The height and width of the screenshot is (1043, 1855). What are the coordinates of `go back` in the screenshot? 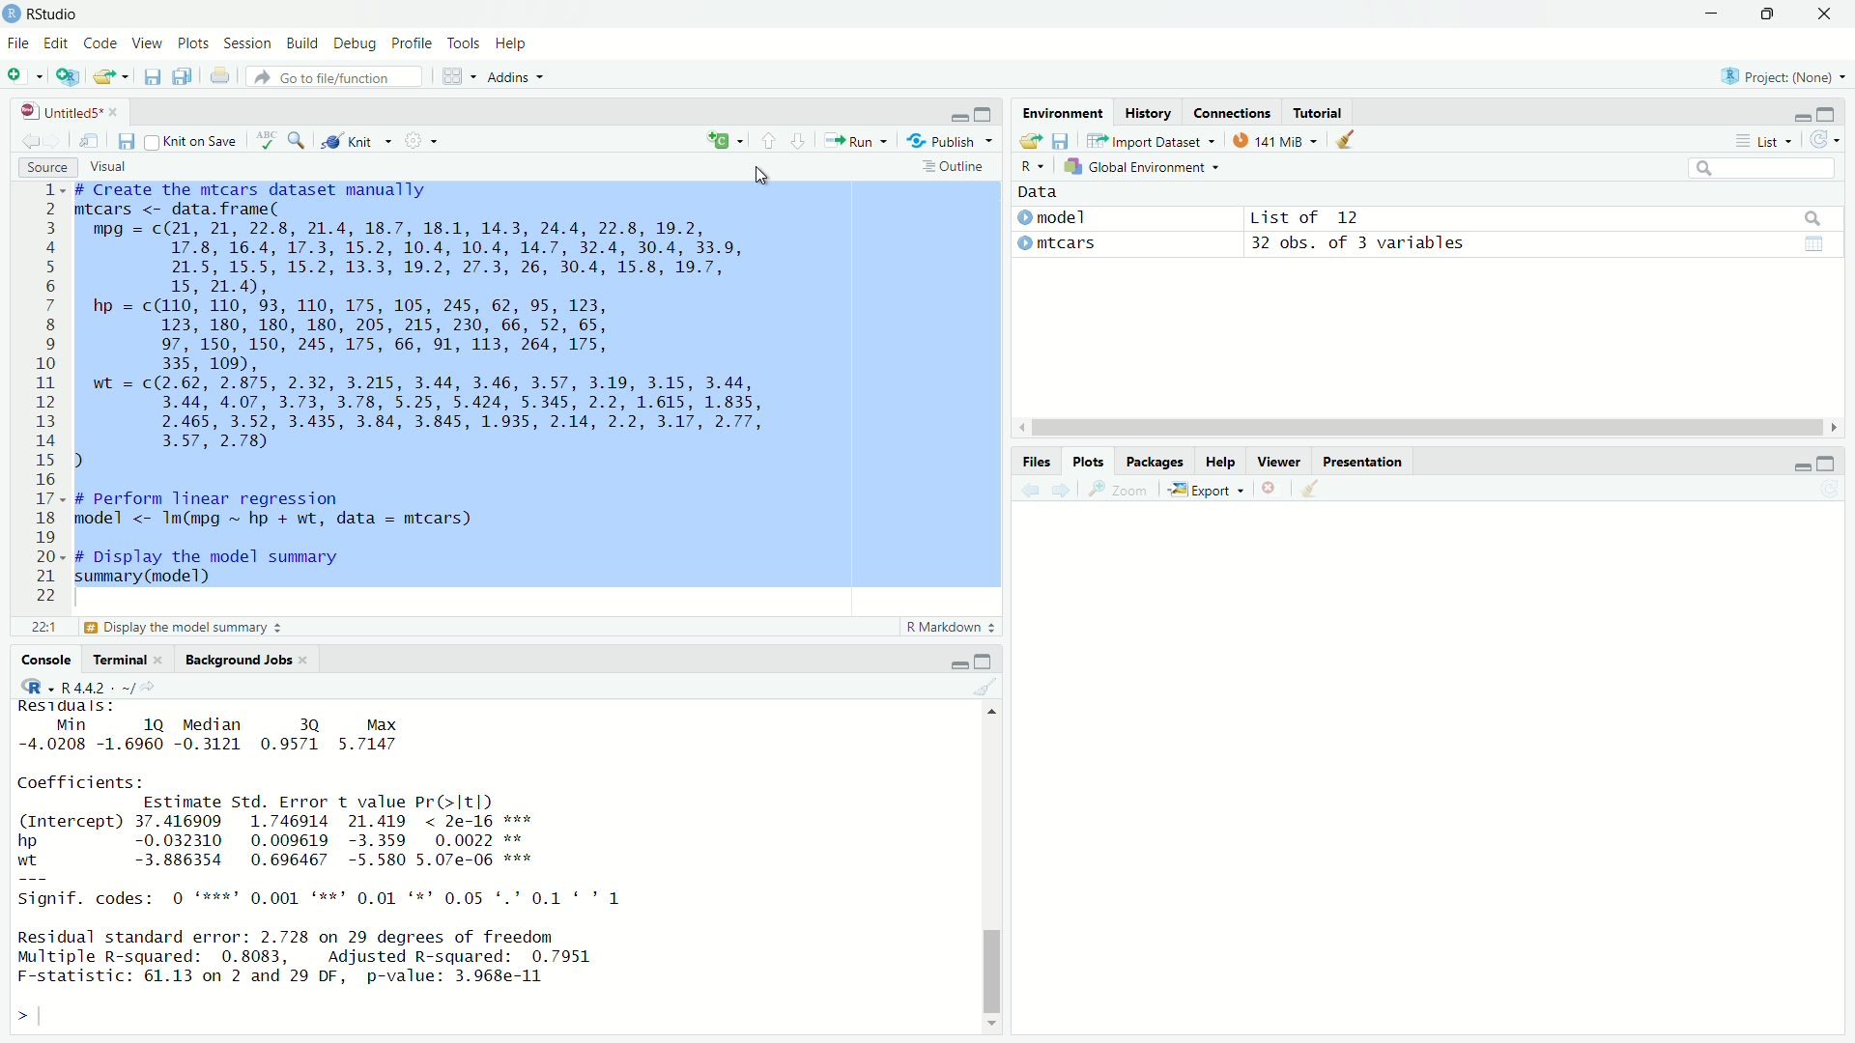 It's located at (28, 145).